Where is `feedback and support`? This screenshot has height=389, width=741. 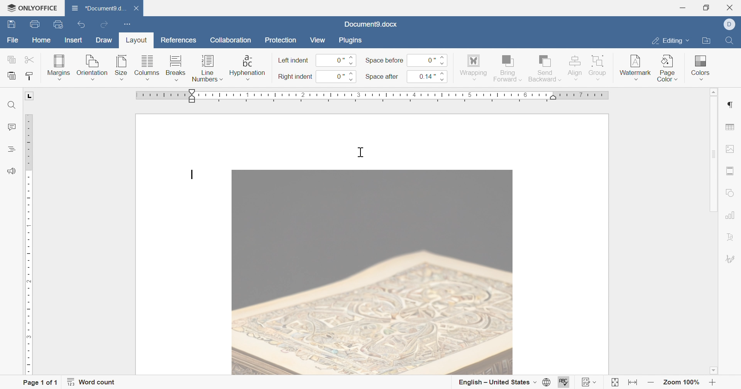 feedback and support is located at coordinates (11, 171).